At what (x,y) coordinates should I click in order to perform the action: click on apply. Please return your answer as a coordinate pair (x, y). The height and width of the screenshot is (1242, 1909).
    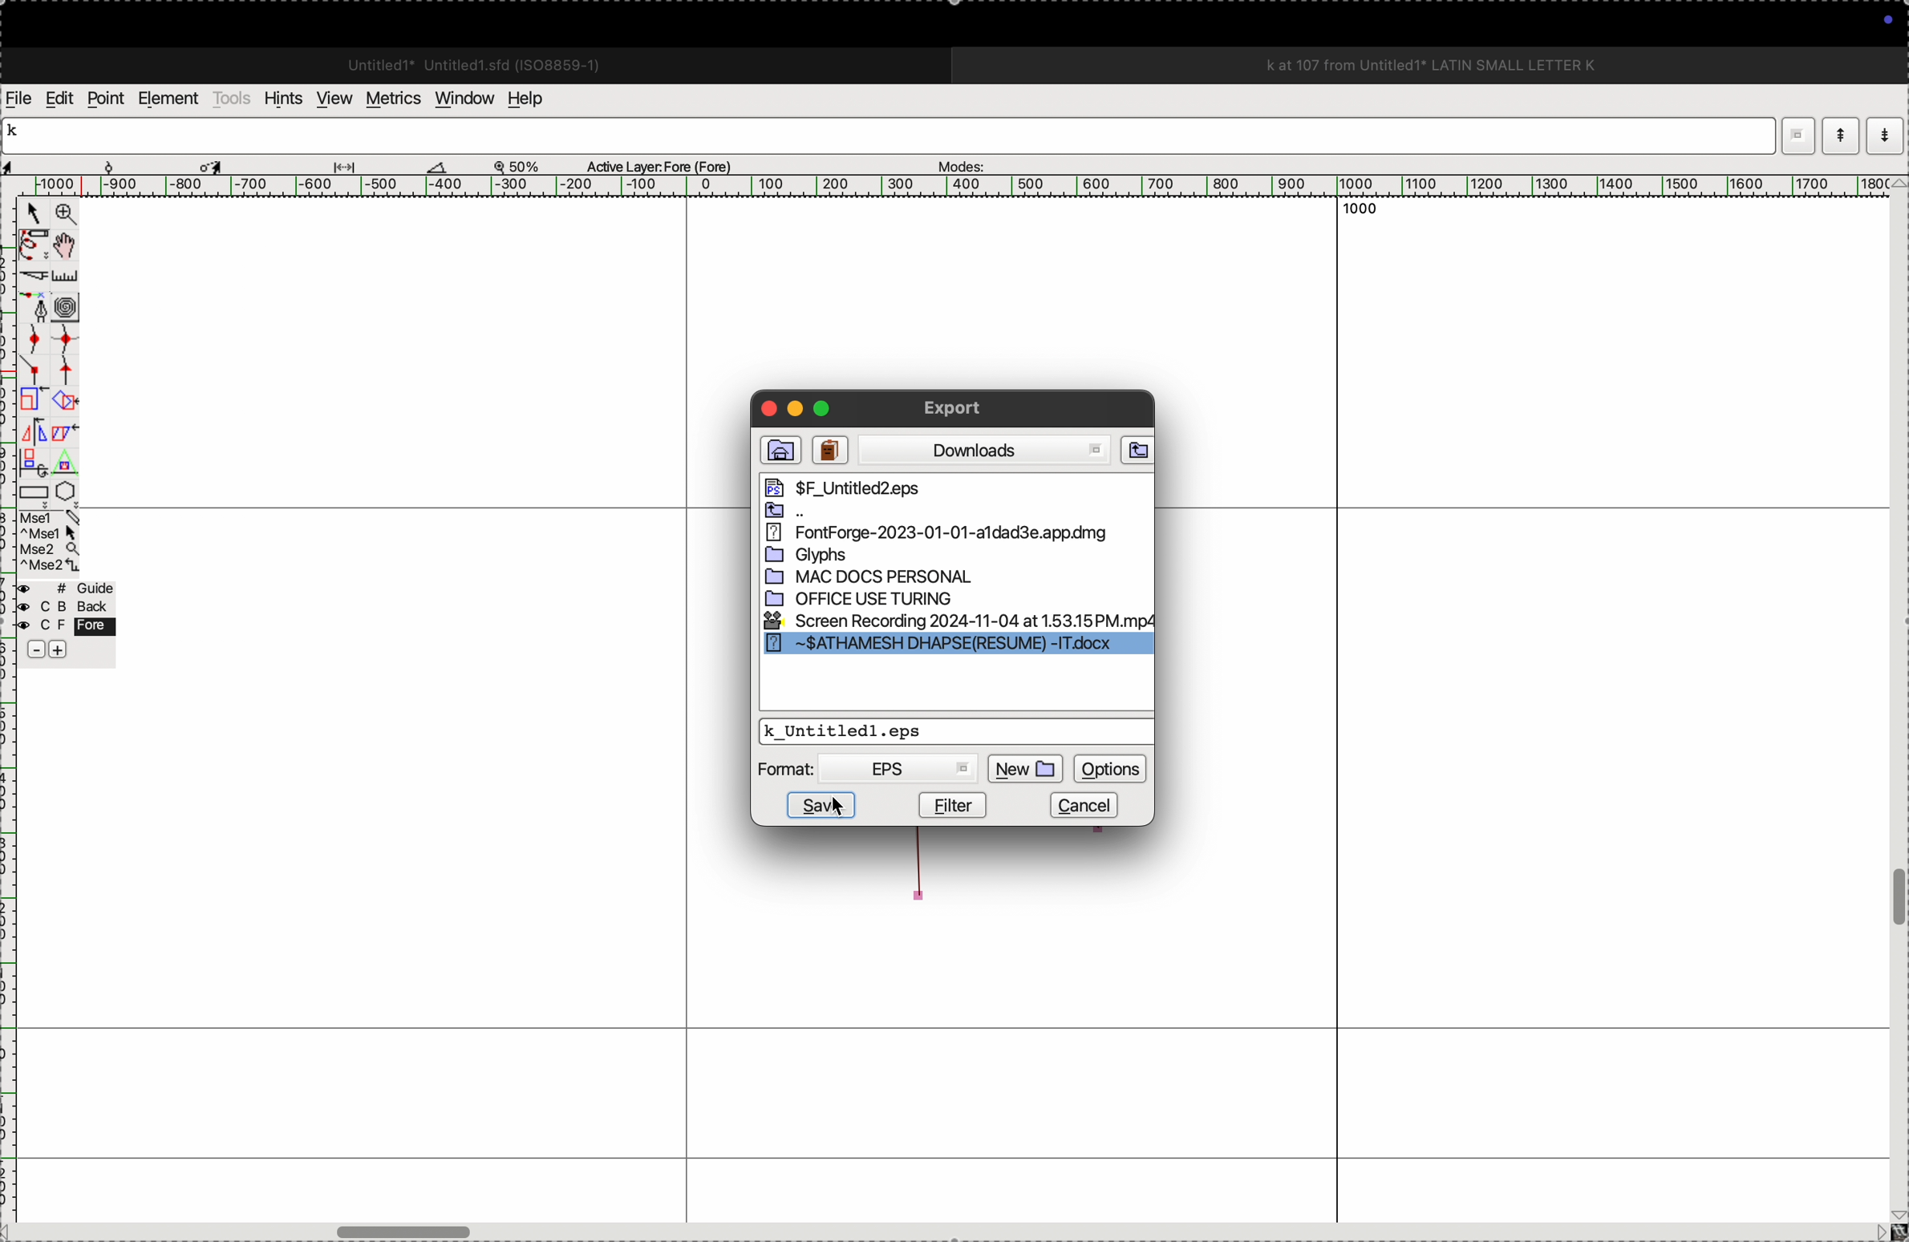
    Looking at the image, I should click on (65, 443).